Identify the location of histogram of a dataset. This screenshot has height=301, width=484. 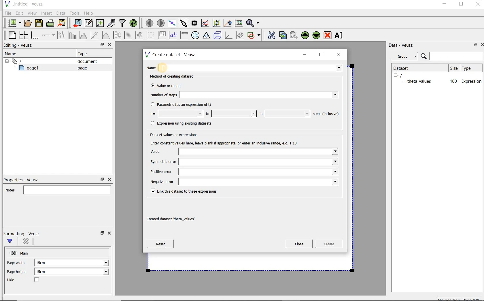
(84, 35).